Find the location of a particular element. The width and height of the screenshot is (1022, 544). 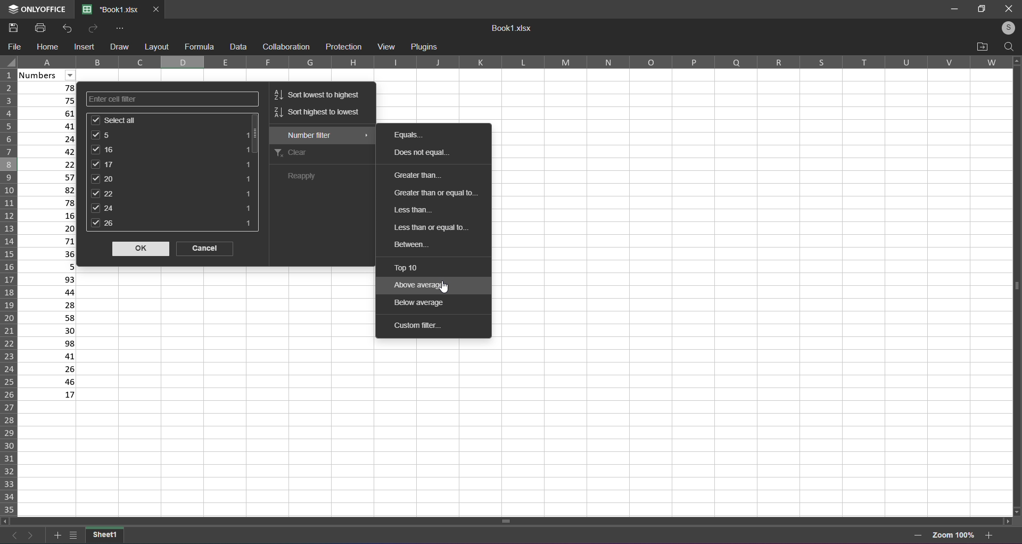

16 is located at coordinates (51, 216).